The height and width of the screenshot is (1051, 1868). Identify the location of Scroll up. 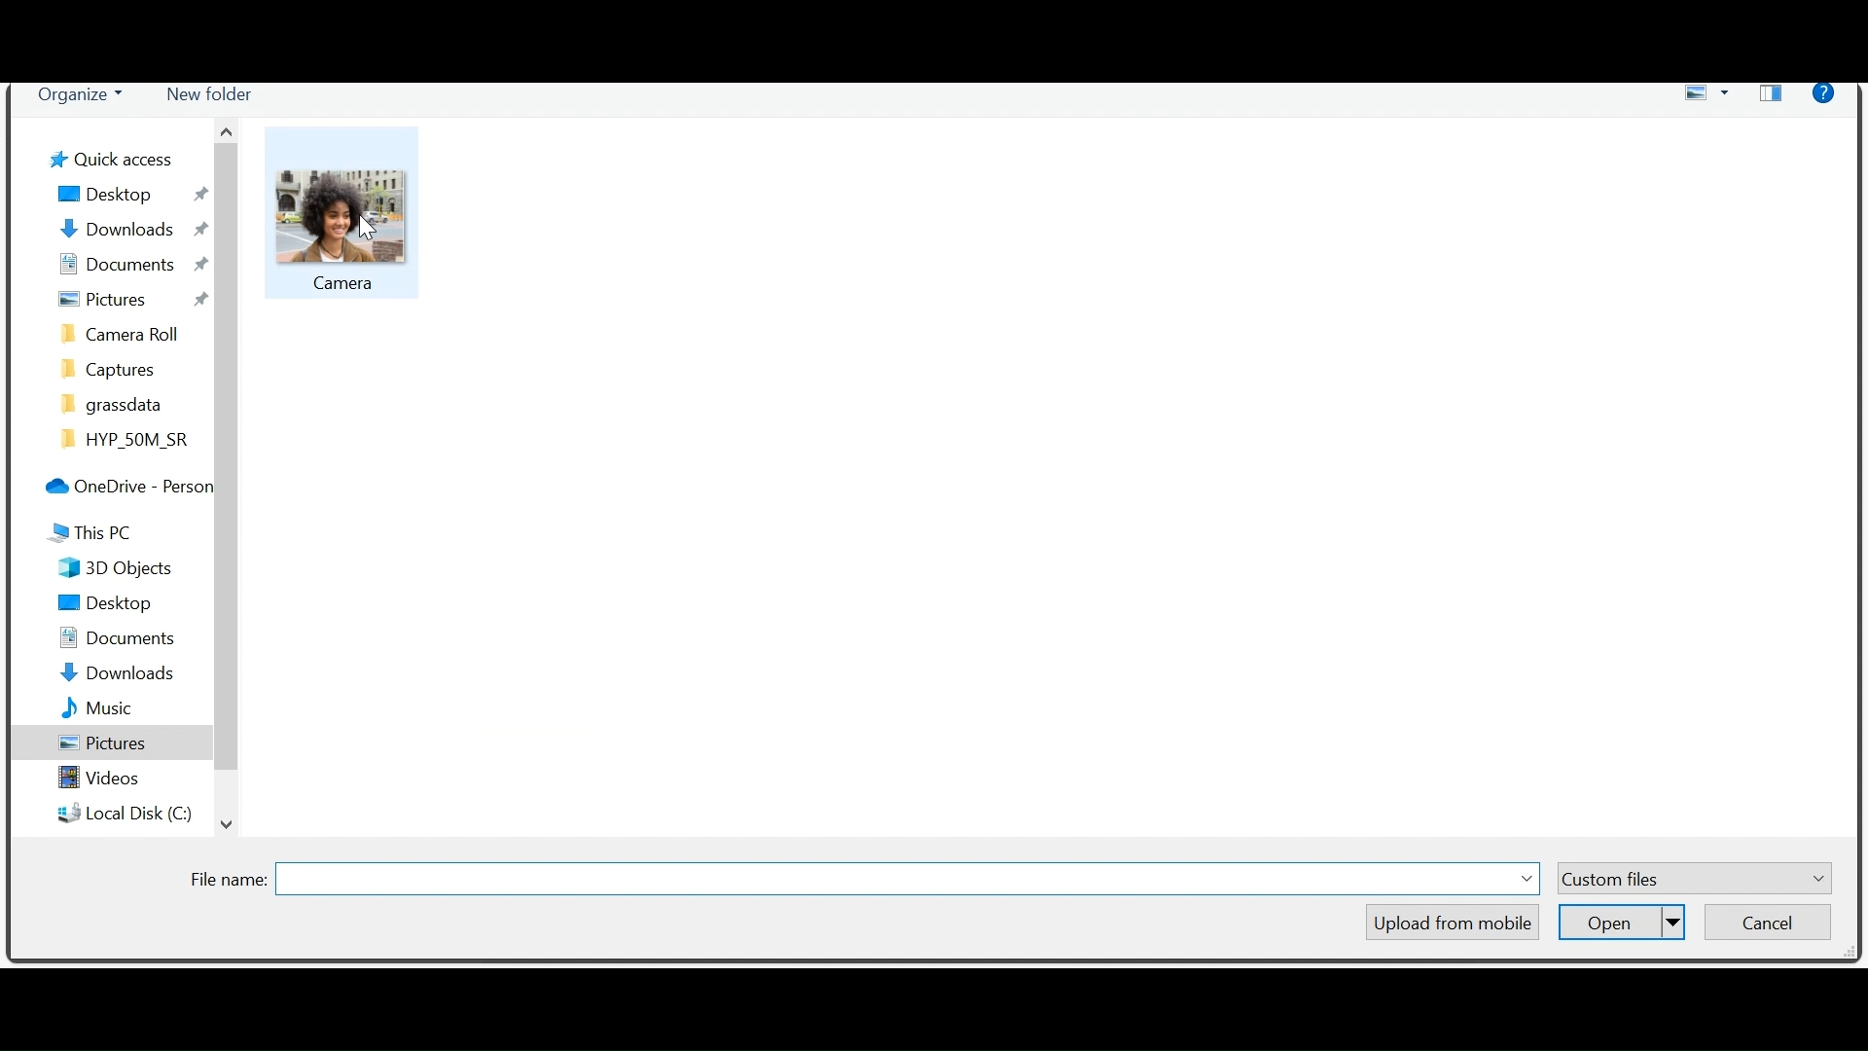
(225, 129).